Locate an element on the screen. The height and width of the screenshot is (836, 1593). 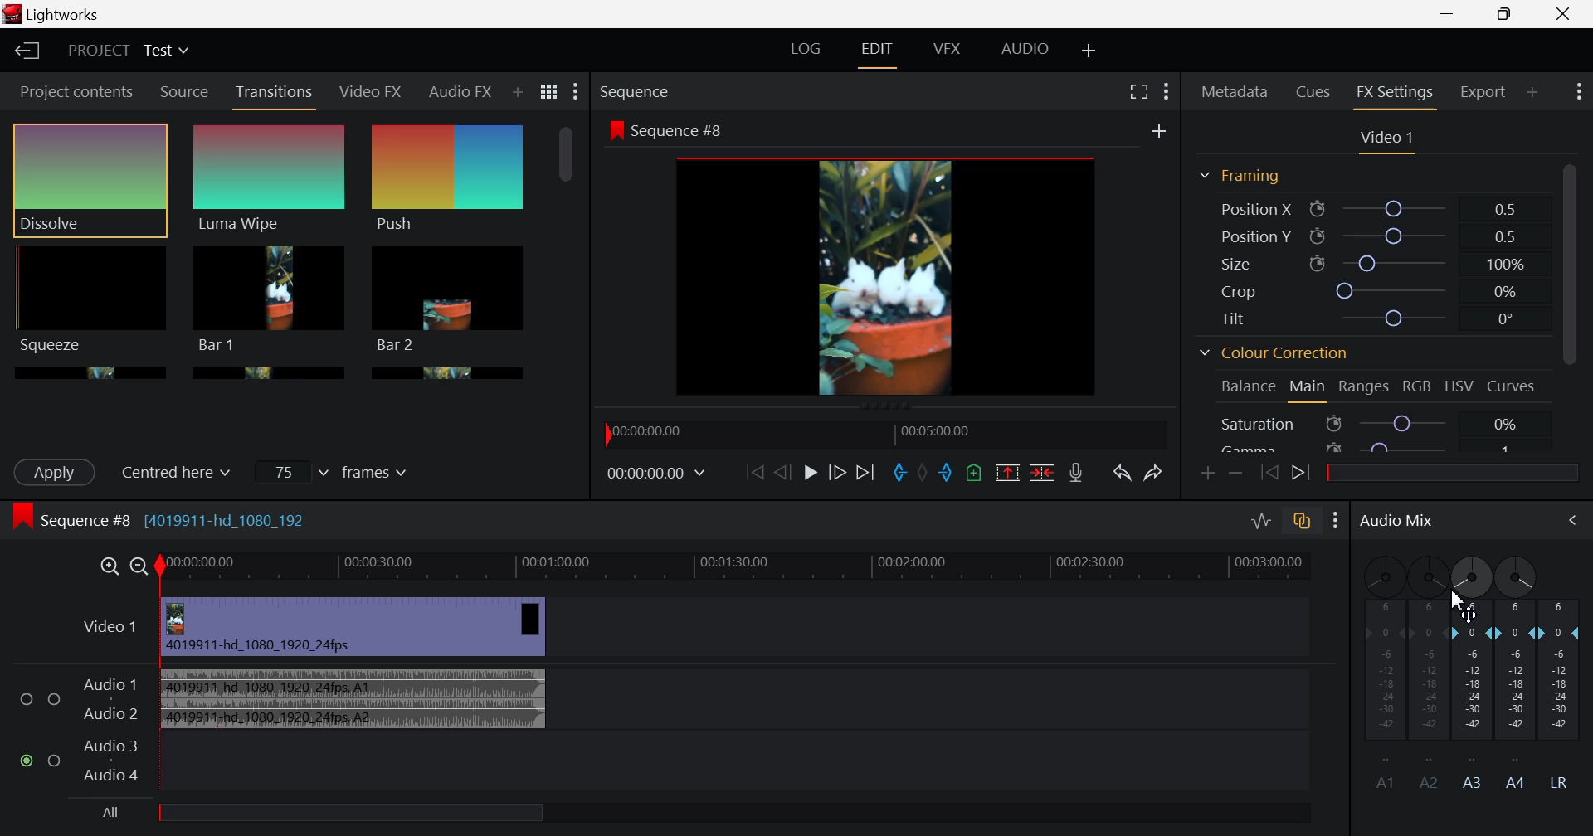
A3 Channel Decibel Level is located at coordinates (1473, 697).